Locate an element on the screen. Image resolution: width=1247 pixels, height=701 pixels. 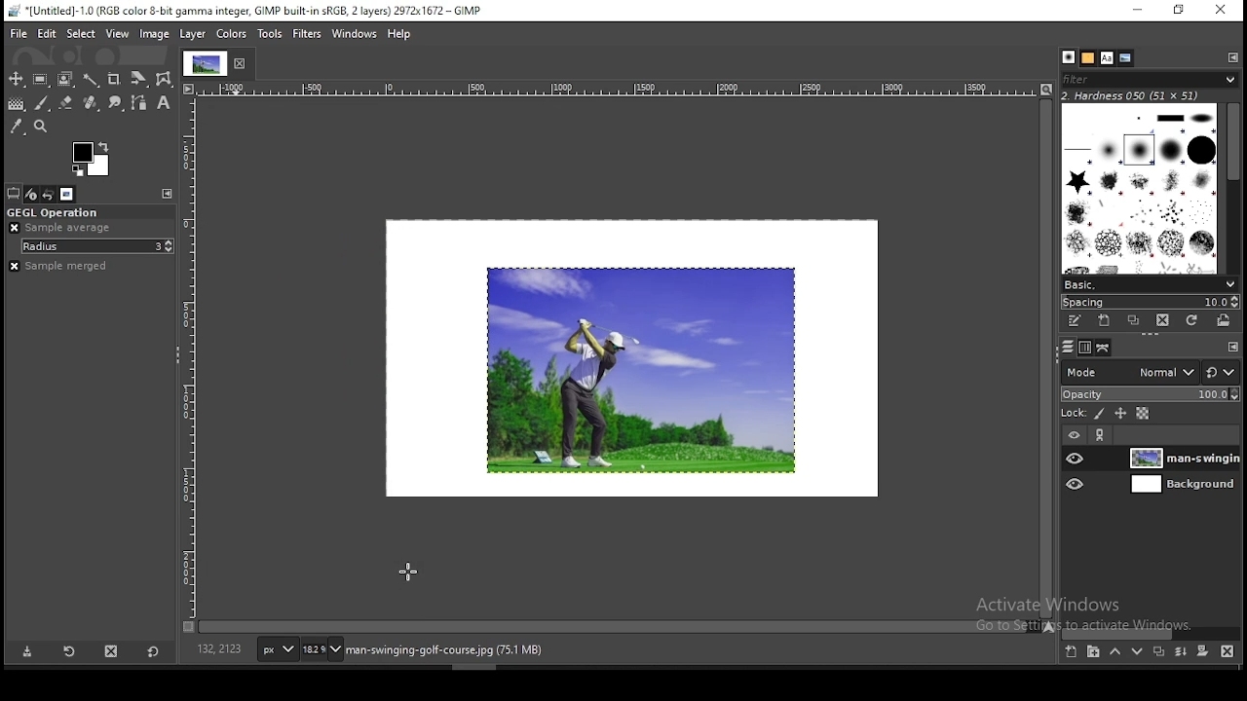
foreground select tool is located at coordinates (64, 79).